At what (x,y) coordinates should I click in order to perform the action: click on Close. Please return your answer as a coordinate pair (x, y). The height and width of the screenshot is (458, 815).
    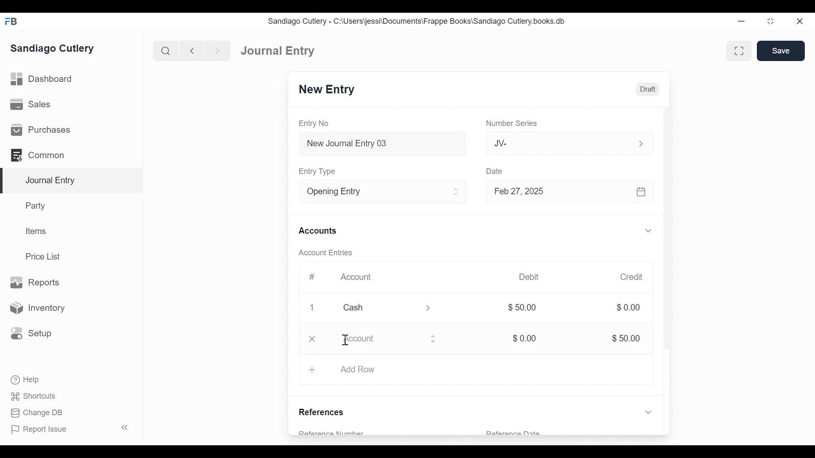
    Looking at the image, I should click on (799, 21).